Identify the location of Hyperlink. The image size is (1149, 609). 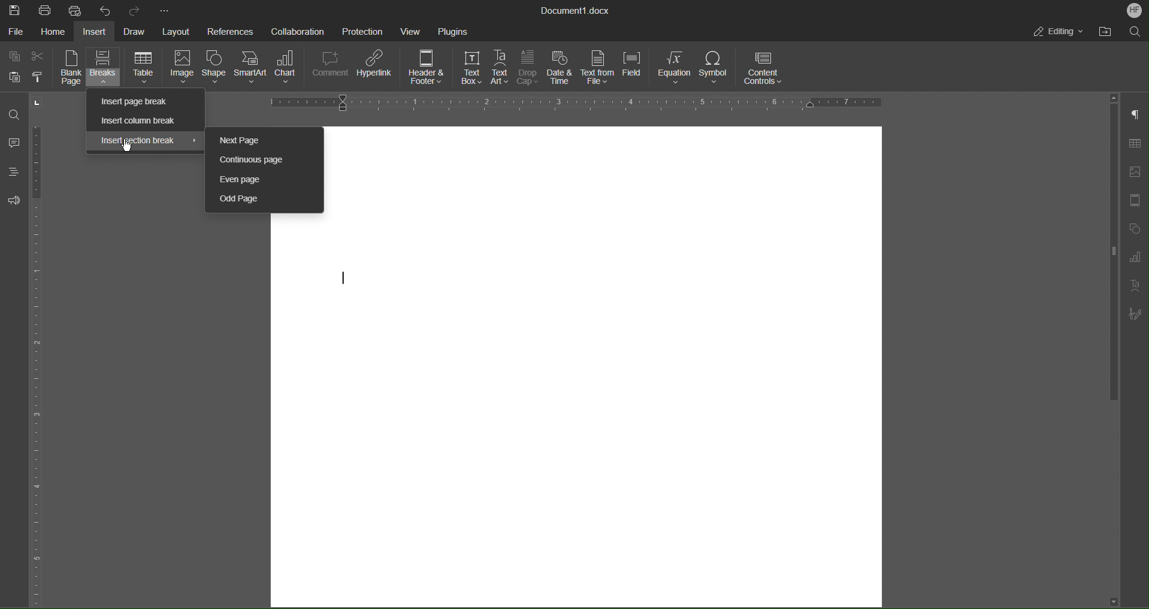
(378, 69).